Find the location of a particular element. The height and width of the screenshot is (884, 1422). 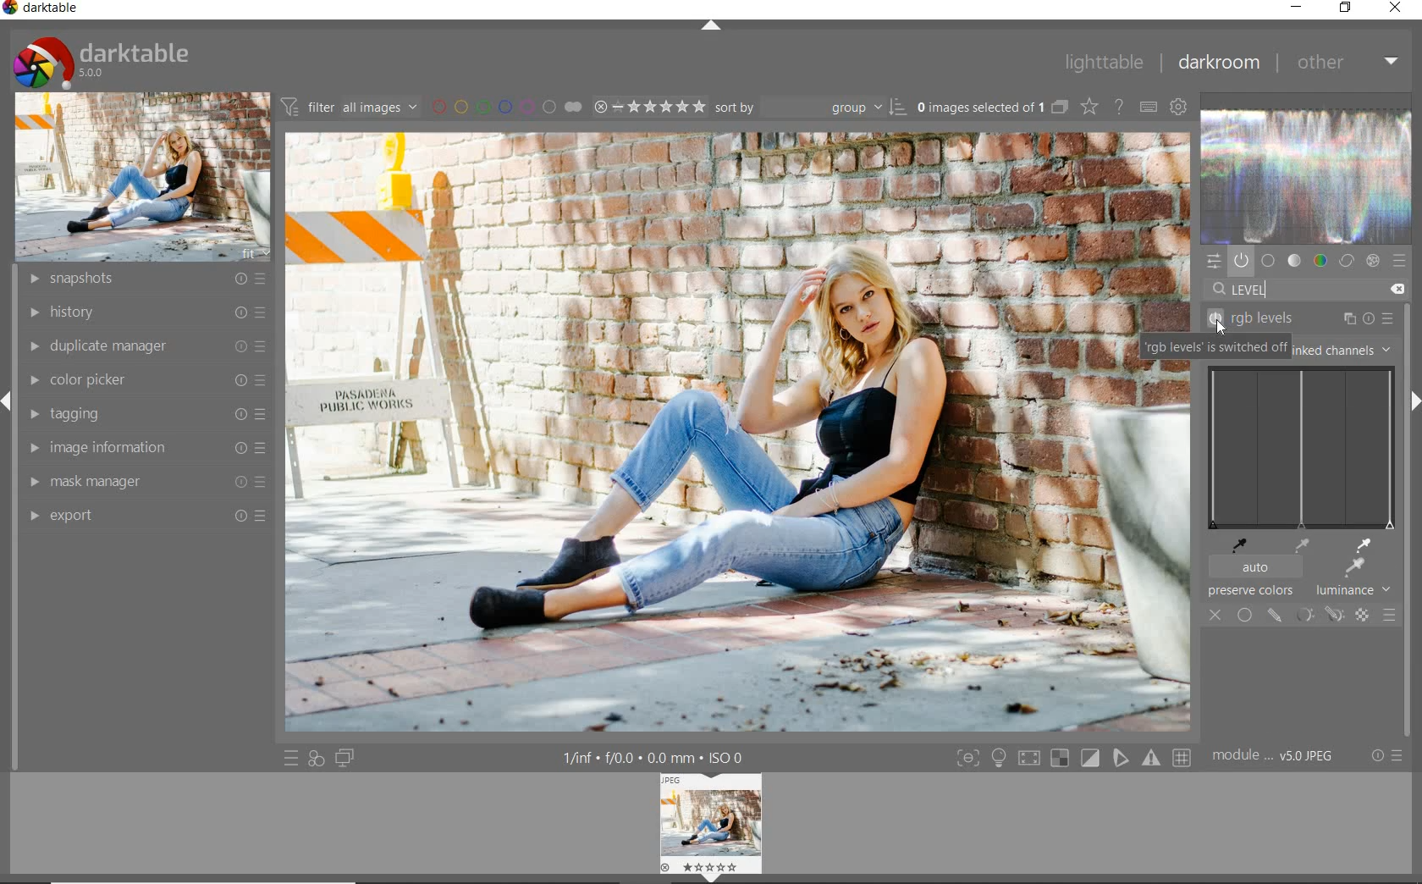

collapse grouped images is located at coordinates (1061, 108).